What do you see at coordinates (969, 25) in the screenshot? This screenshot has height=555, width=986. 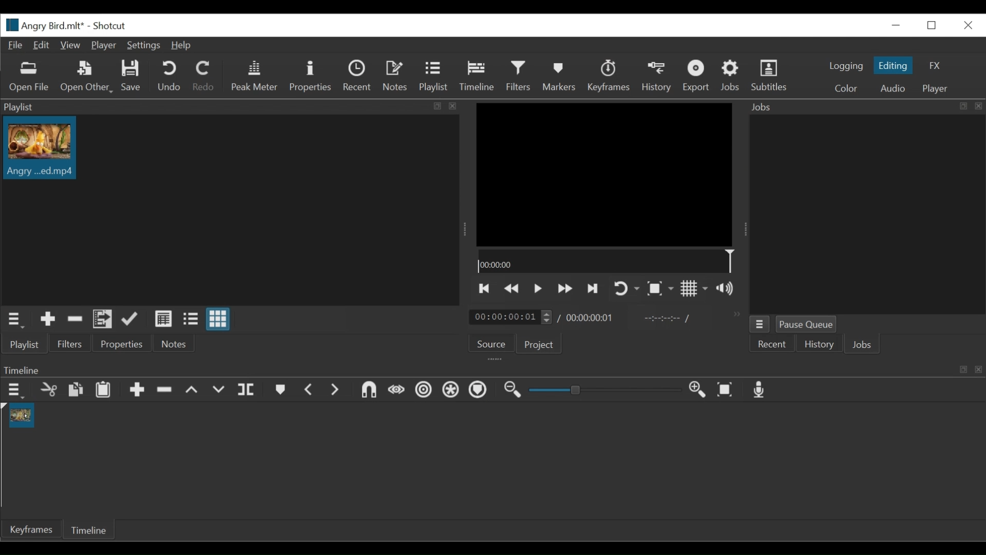 I see `Close` at bounding box center [969, 25].